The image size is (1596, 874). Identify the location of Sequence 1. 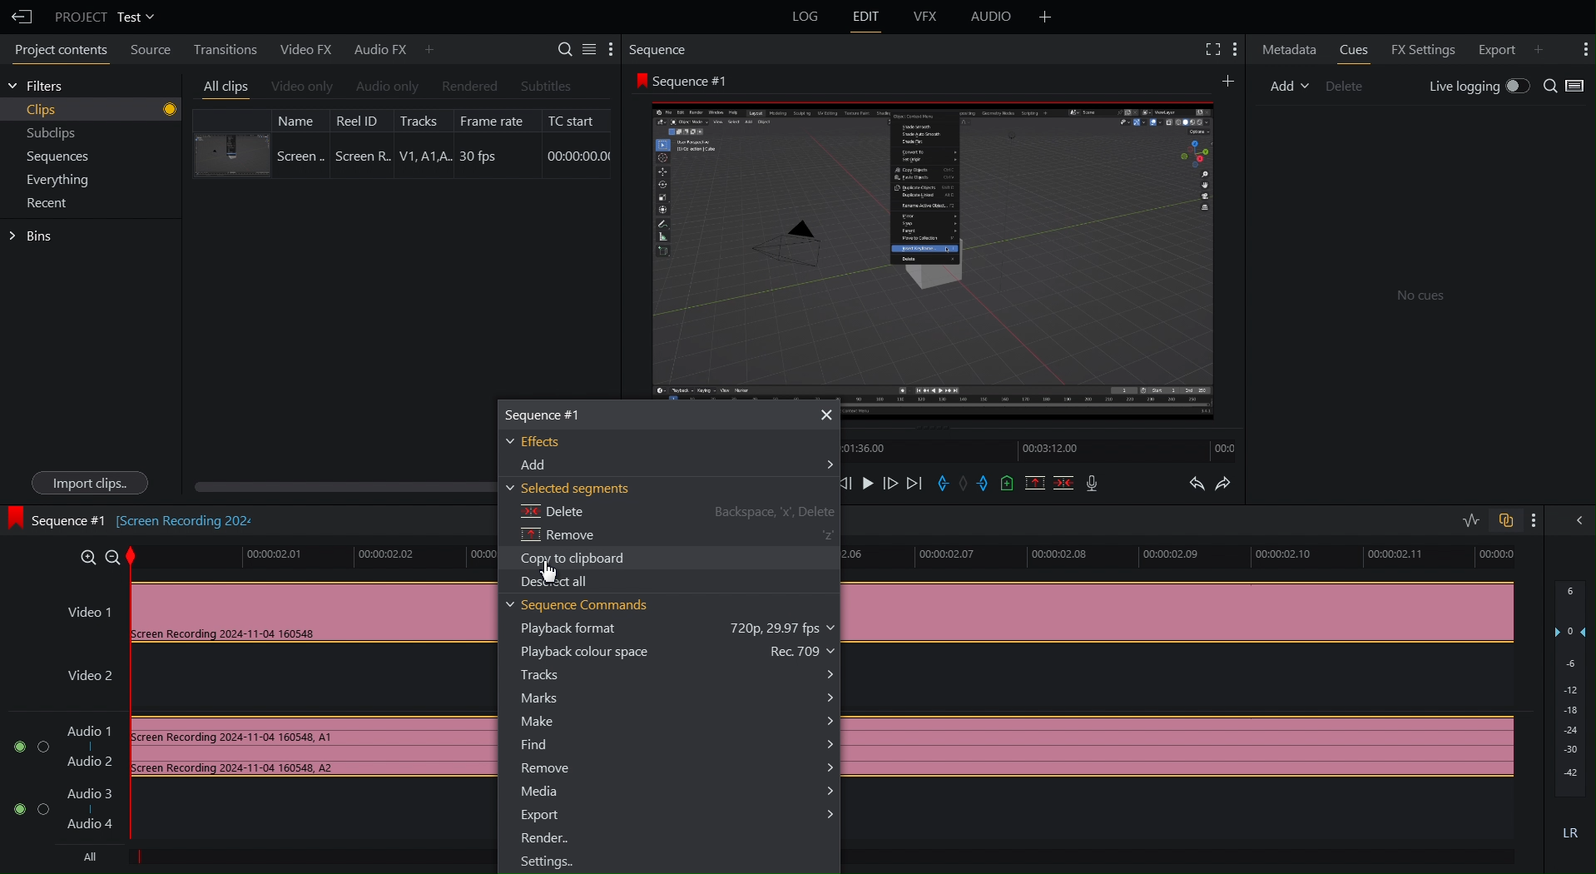
(563, 415).